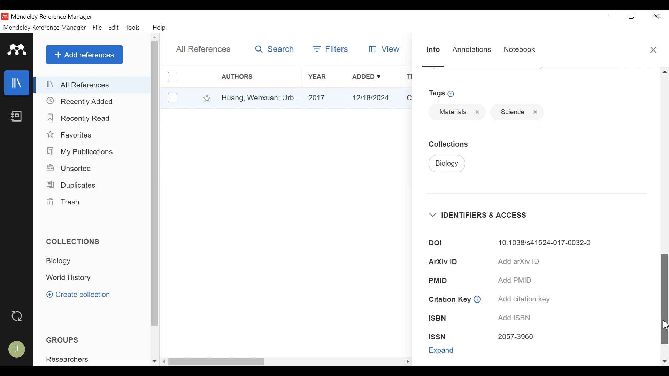 The width and height of the screenshot is (669, 376). I want to click on Materials, so click(451, 112).